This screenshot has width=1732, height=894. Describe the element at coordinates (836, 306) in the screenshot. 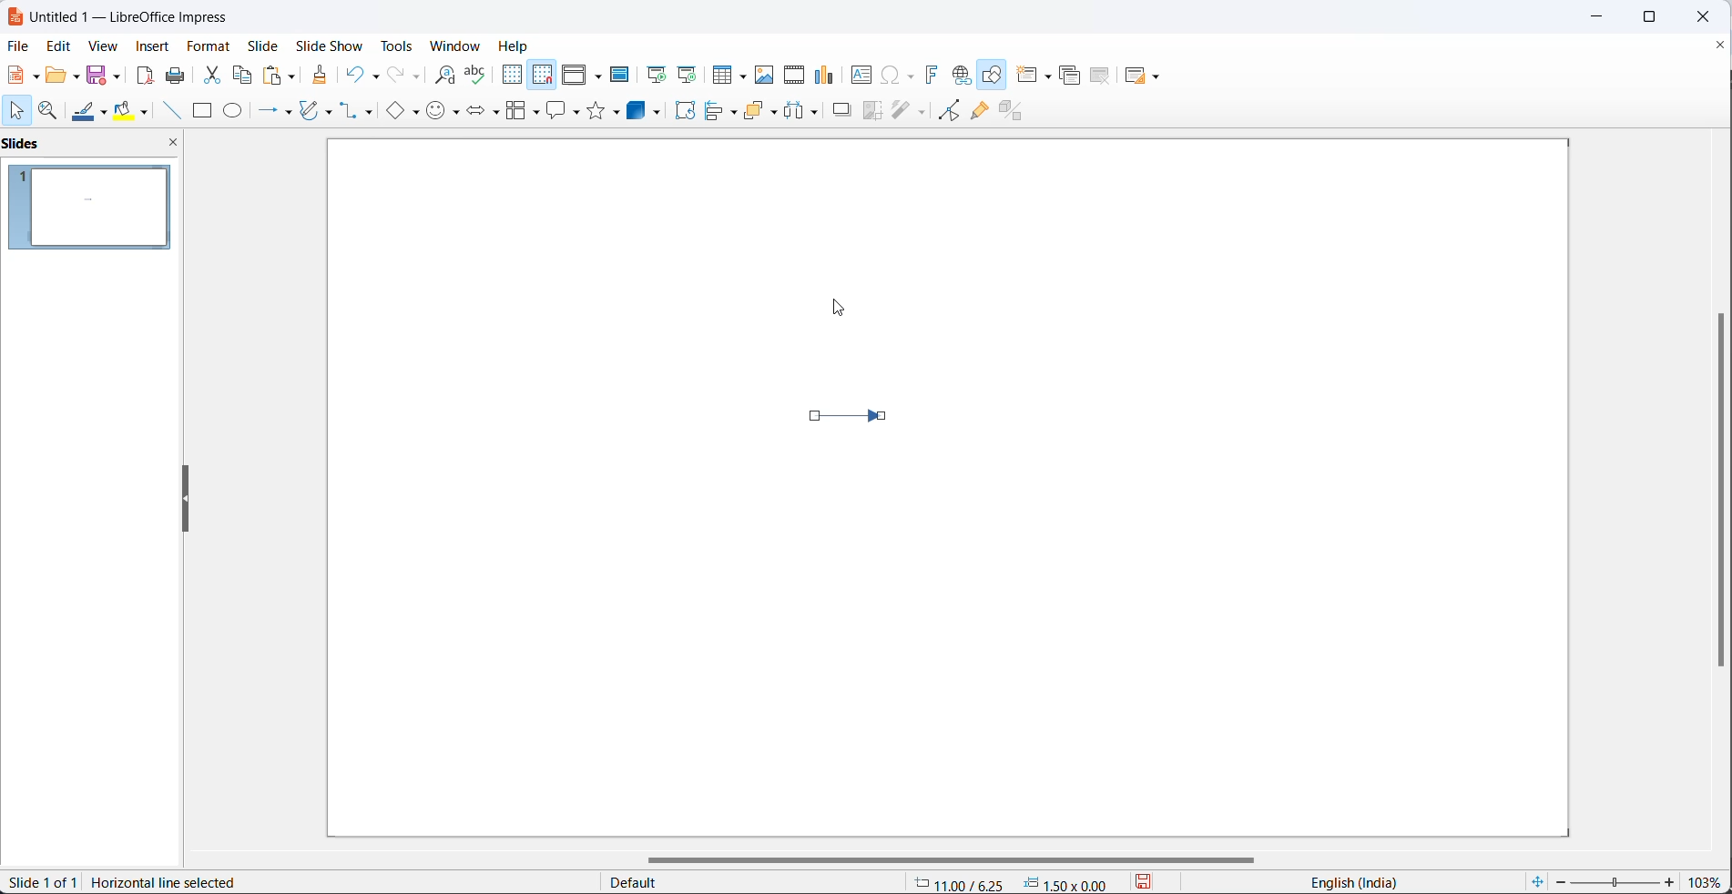

I see `cursor` at that location.